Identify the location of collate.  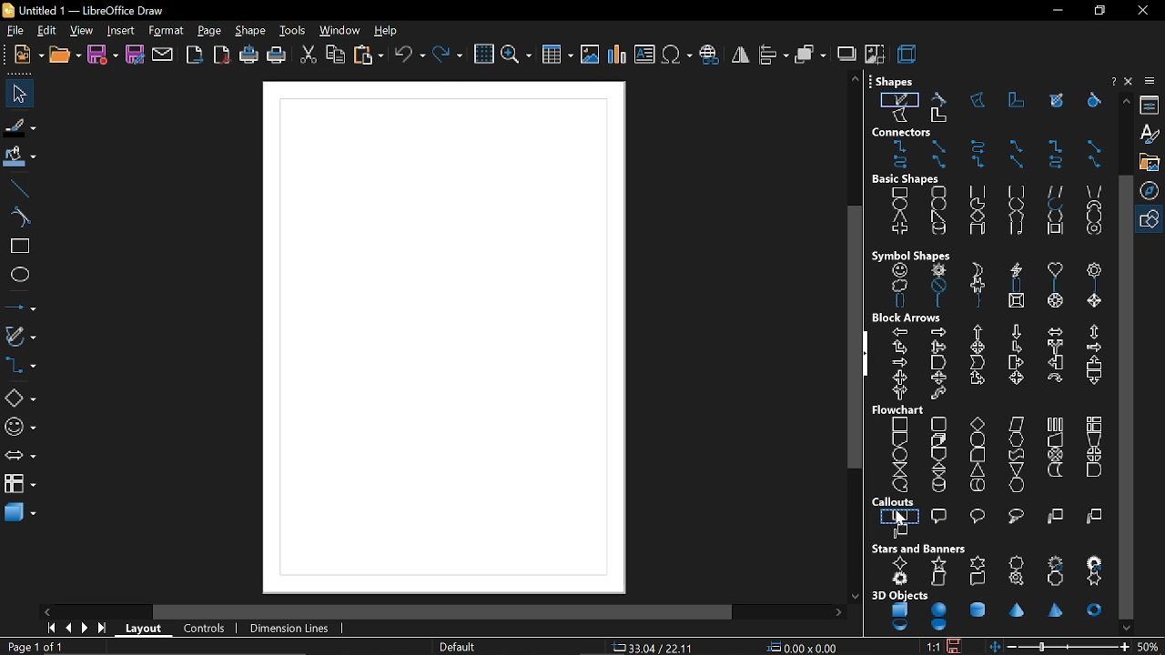
(897, 469).